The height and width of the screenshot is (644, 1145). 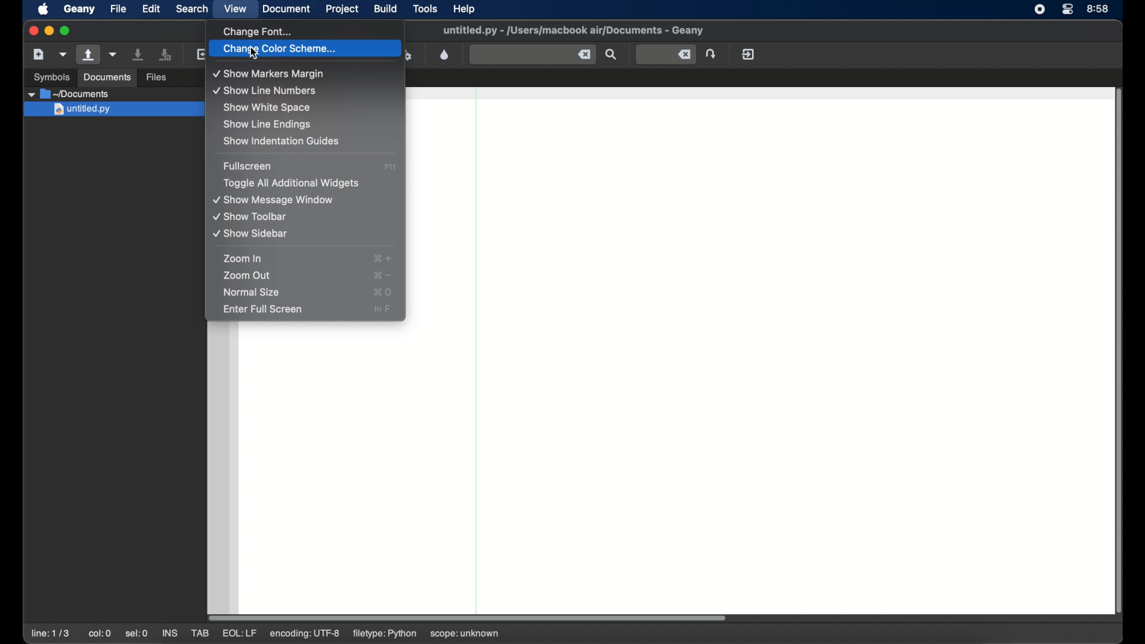 I want to click on reload the current file from disk, so click(x=199, y=54).